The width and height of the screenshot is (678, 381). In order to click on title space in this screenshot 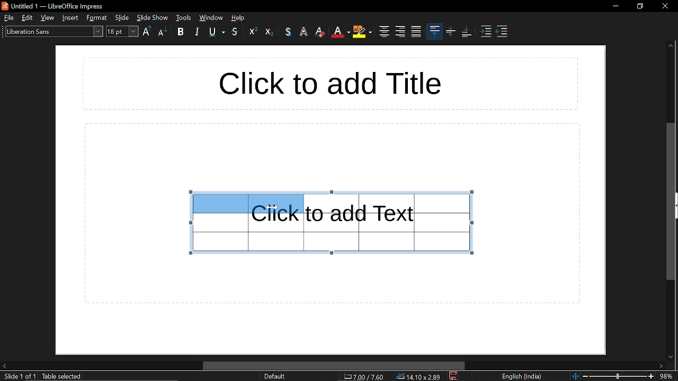, I will do `click(328, 83)`.